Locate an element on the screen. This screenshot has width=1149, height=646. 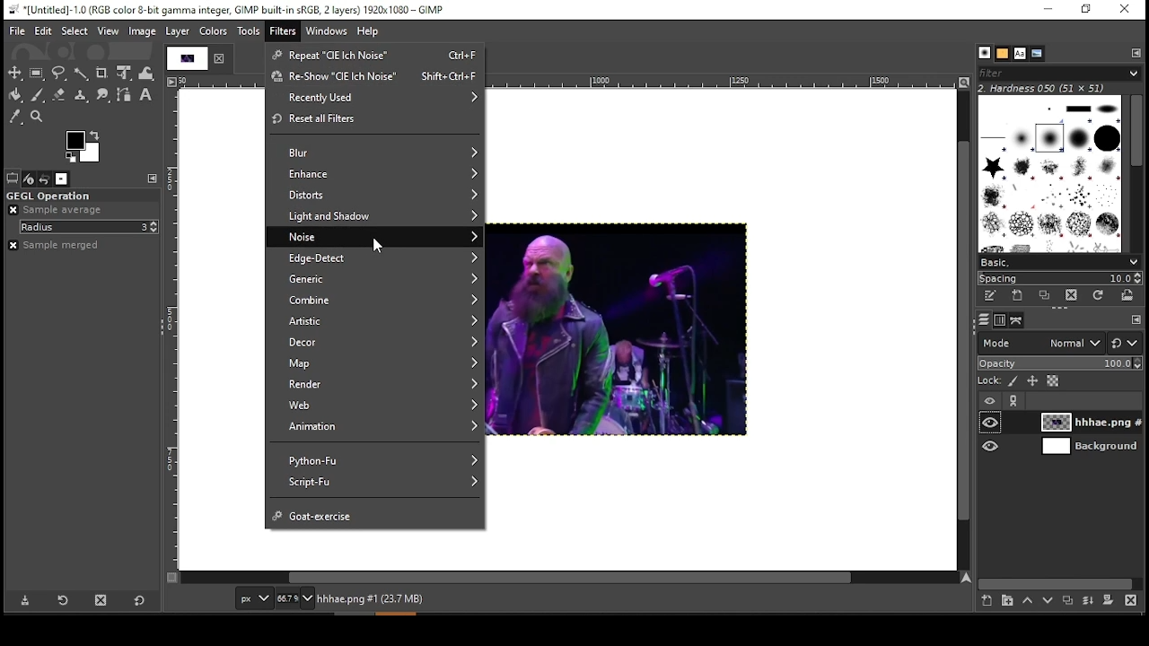
lock pixels is located at coordinates (1011, 381).